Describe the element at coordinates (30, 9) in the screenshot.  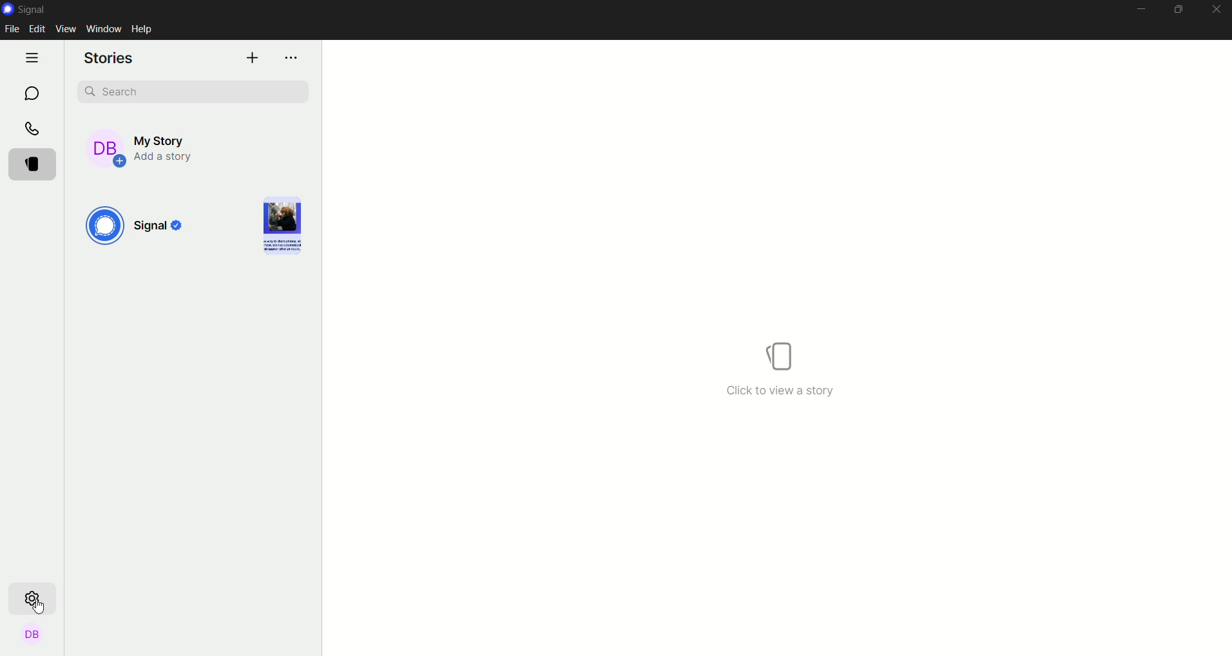
I see `signal logo` at that location.